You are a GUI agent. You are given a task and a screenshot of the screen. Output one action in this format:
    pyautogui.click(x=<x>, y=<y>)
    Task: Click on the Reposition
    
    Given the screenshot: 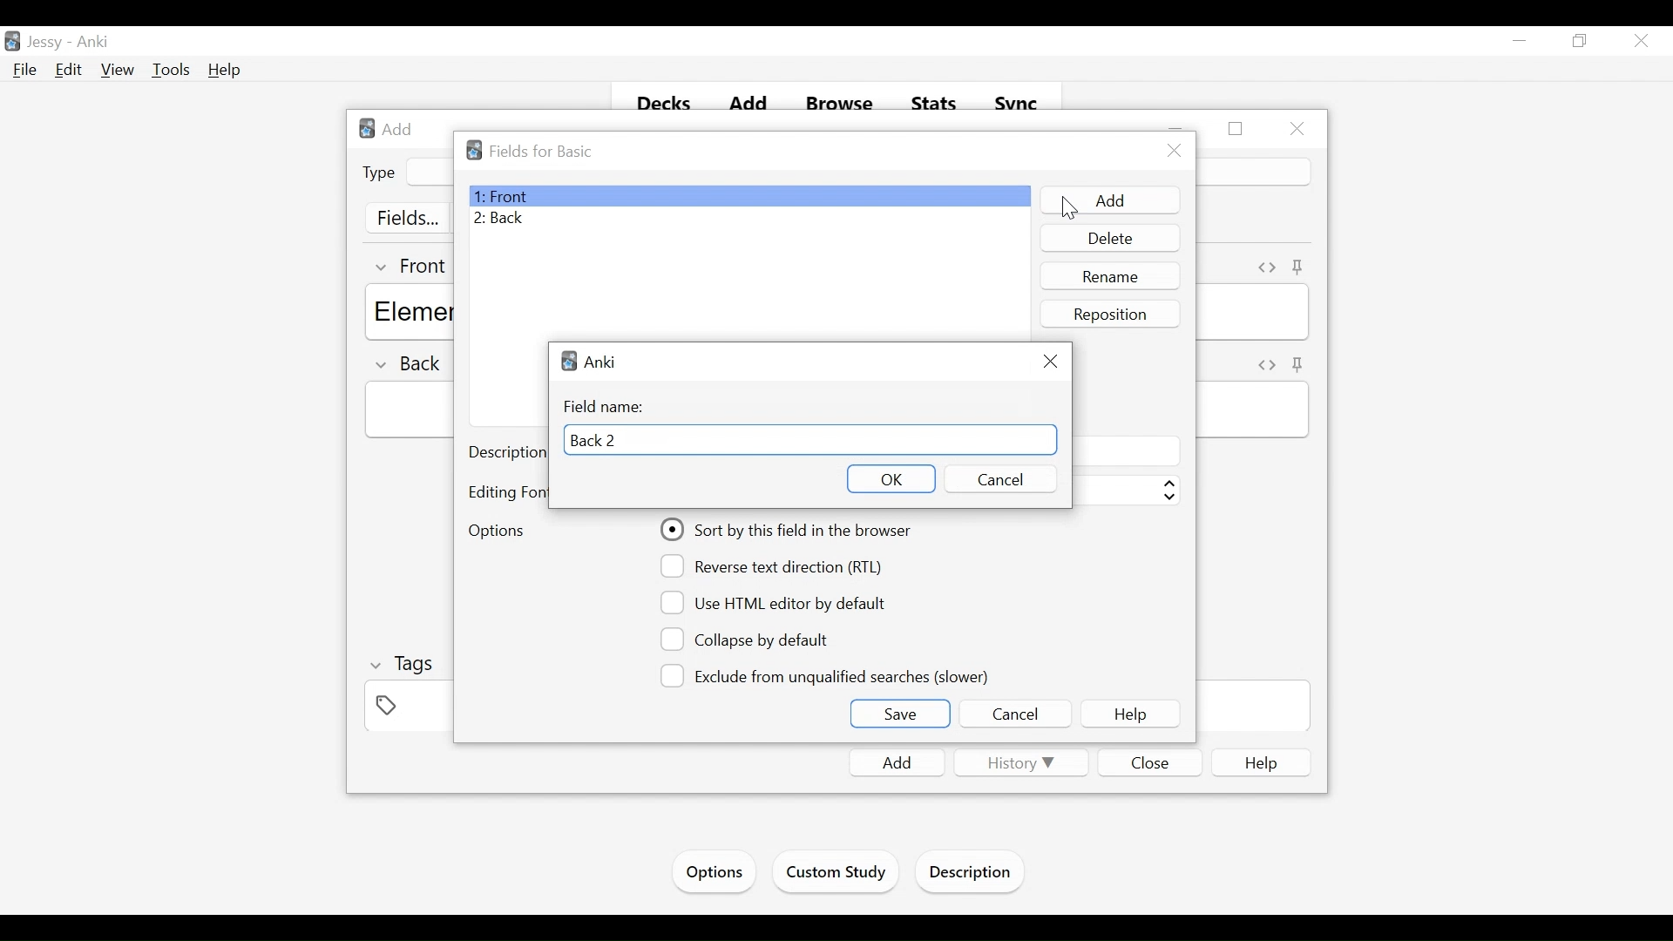 What is the action you would take?
    pyautogui.click(x=1107, y=315)
    